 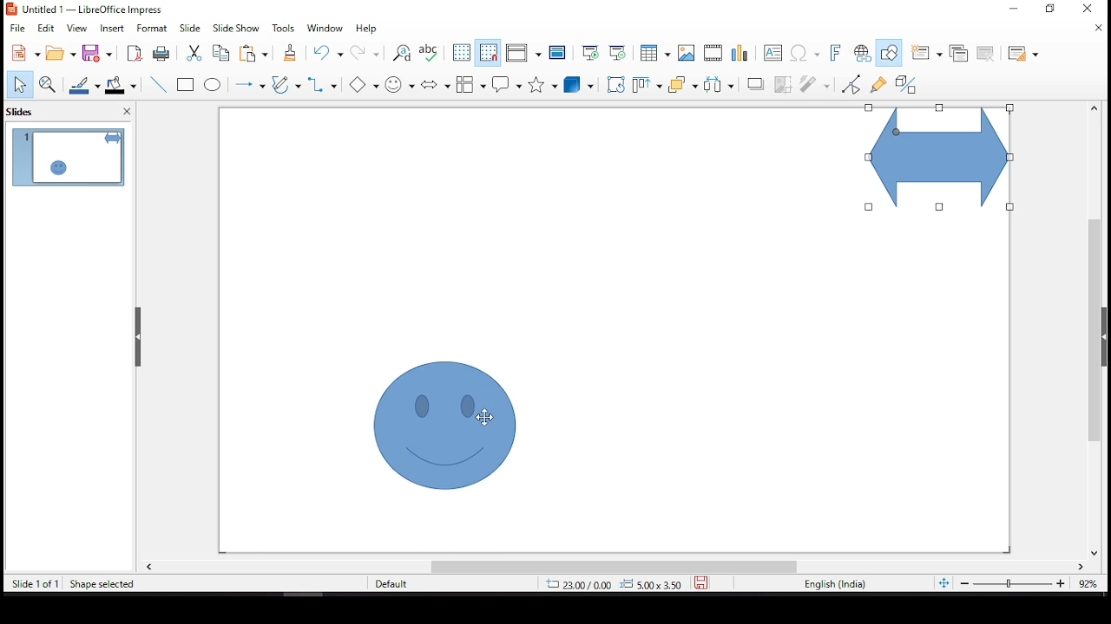 What do you see at coordinates (650, 583) in the screenshot?
I see `0.00x0.00` at bounding box center [650, 583].